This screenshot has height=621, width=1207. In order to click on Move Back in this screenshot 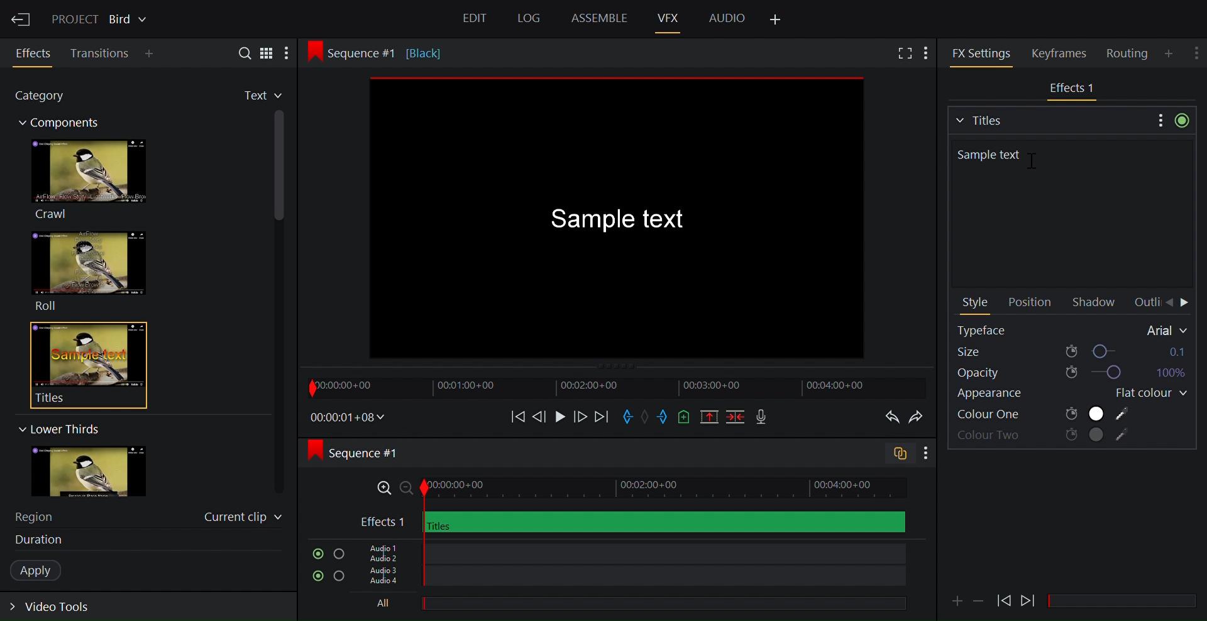, I will do `click(1169, 303)`.